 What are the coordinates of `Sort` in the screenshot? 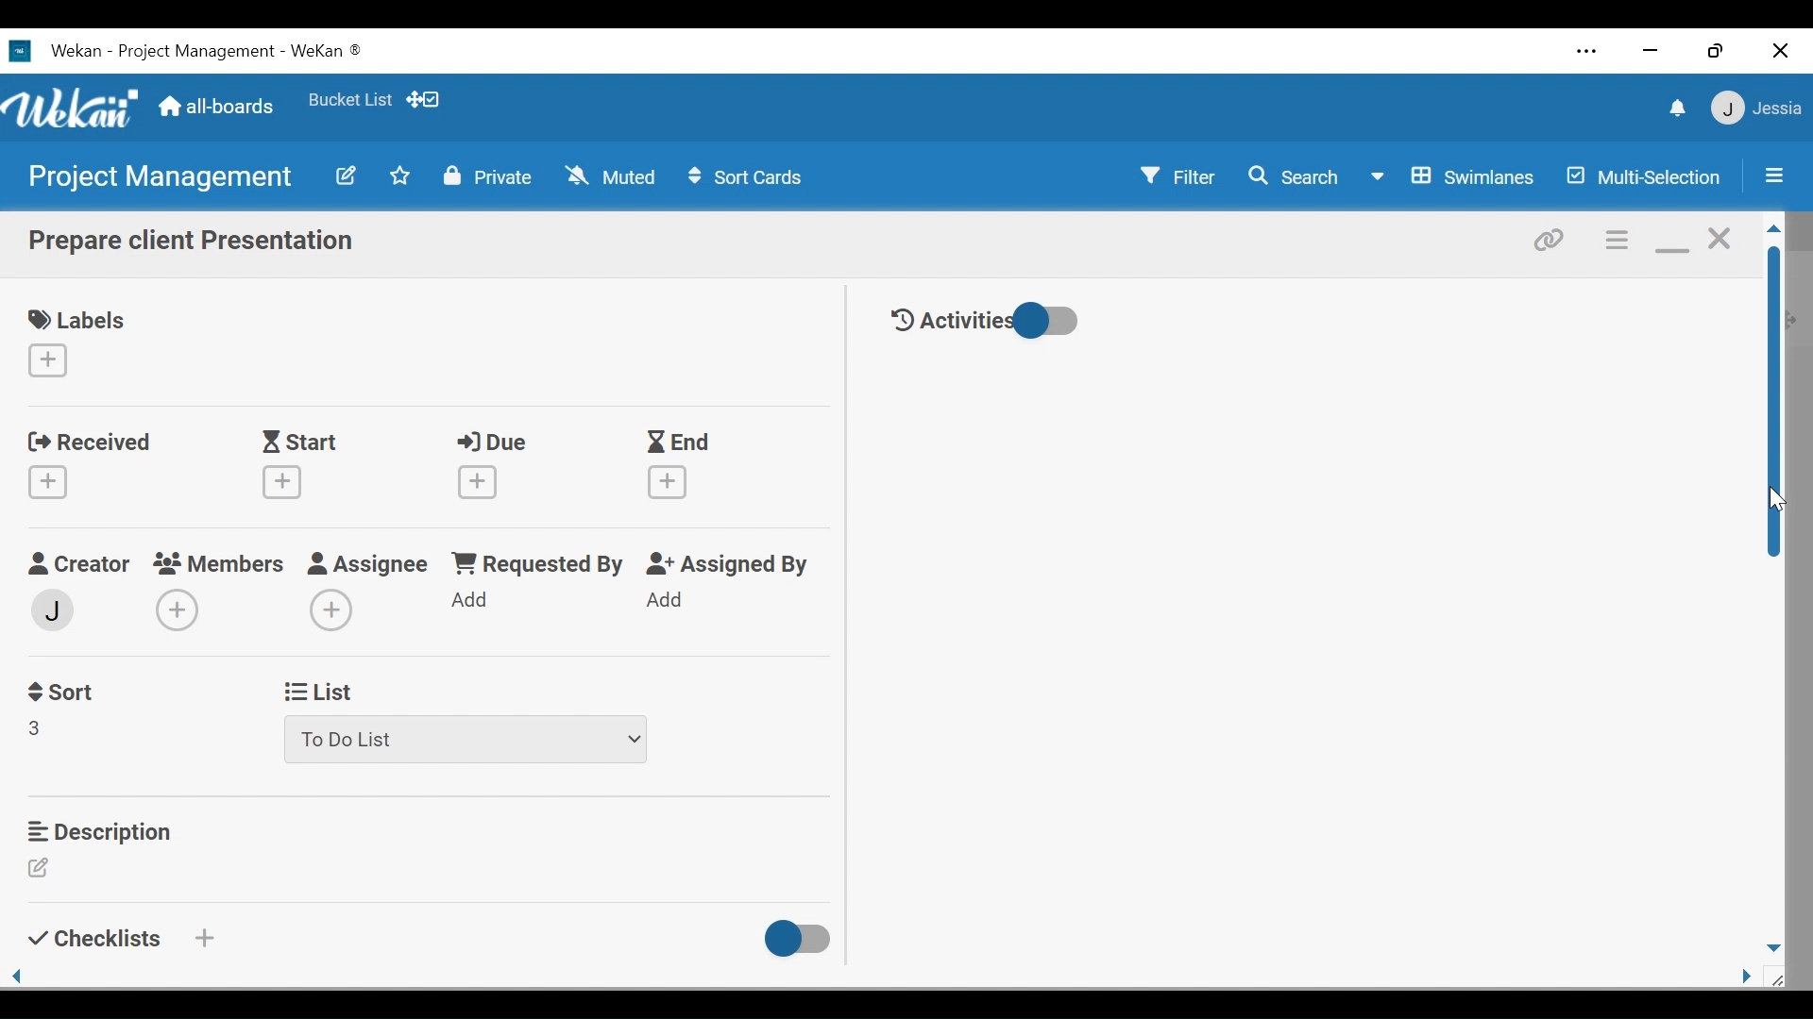 It's located at (63, 692).